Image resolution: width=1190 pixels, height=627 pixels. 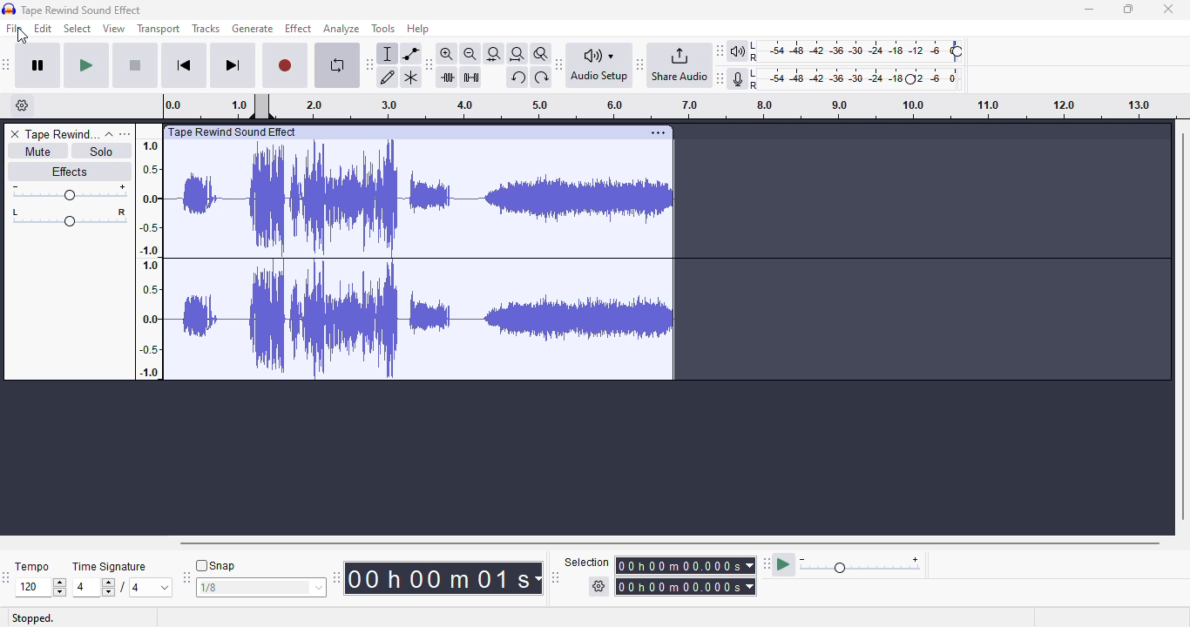 I want to click on effect, so click(x=298, y=28).